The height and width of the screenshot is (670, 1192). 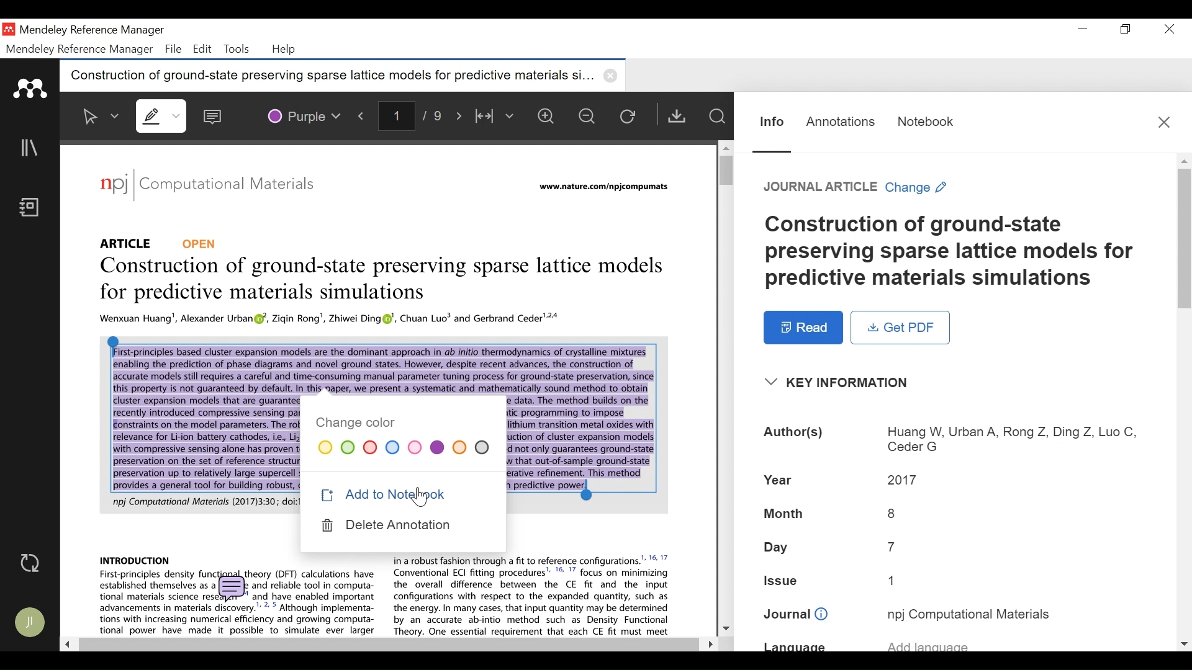 What do you see at coordinates (234, 589) in the screenshot?
I see `comment` at bounding box center [234, 589].